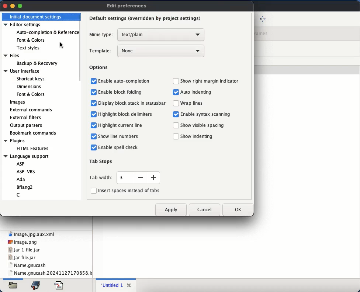  Describe the element at coordinates (175, 114) in the screenshot. I see `checkbox` at that location.